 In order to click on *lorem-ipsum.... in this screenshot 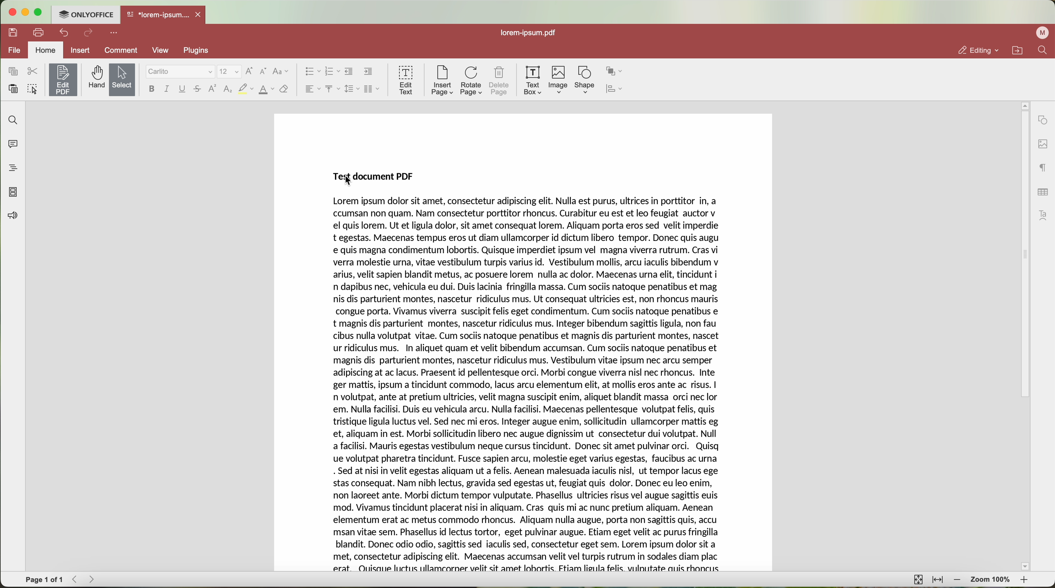, I will do `click(158, 14)`.